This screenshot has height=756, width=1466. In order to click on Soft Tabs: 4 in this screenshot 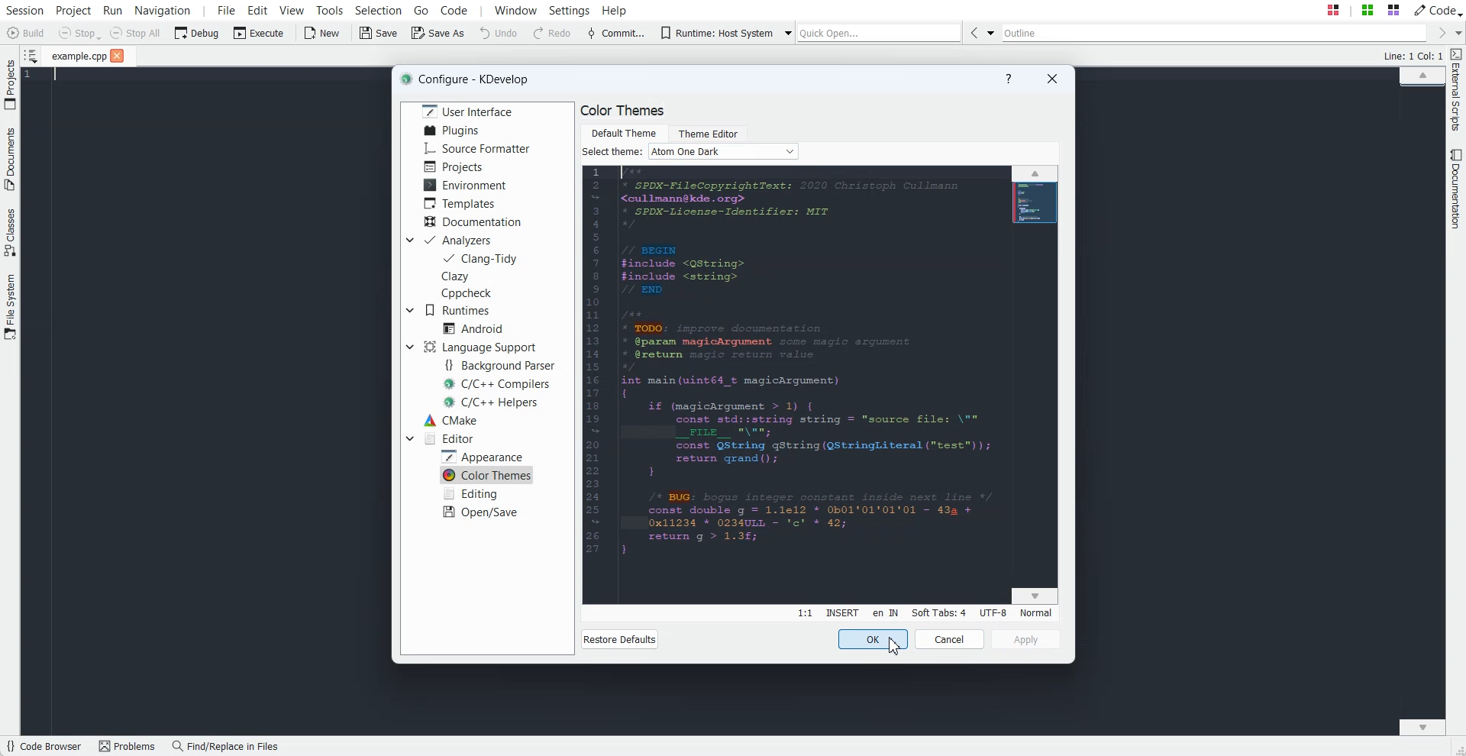, I will do `click(938, 612)`.